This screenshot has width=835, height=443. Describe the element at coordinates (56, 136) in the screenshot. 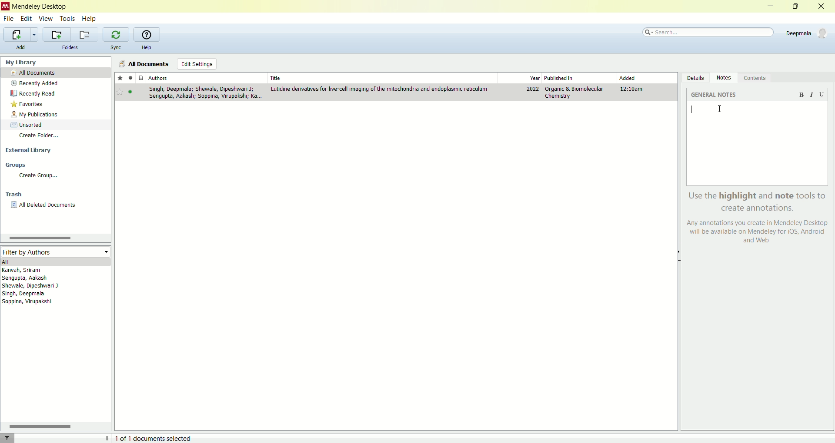

I see `create folder` at that location.